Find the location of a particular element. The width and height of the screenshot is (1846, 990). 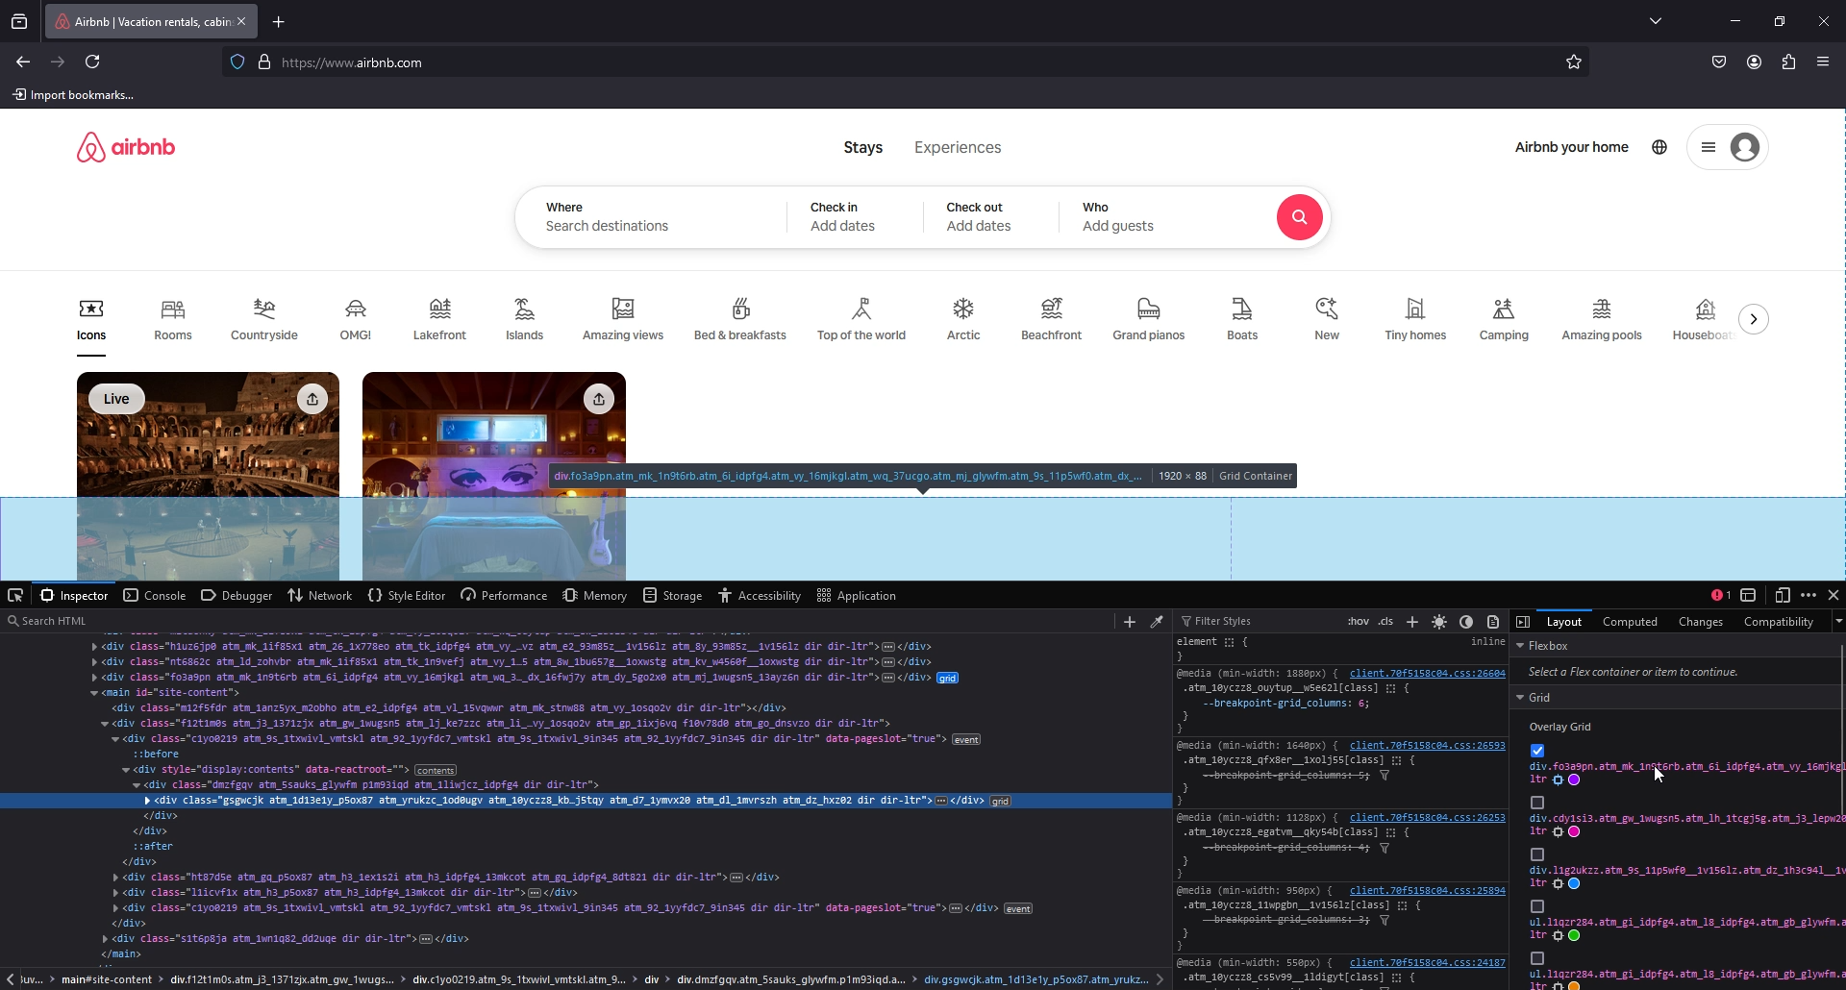

Add guests is located at coordinates (1121, 226).